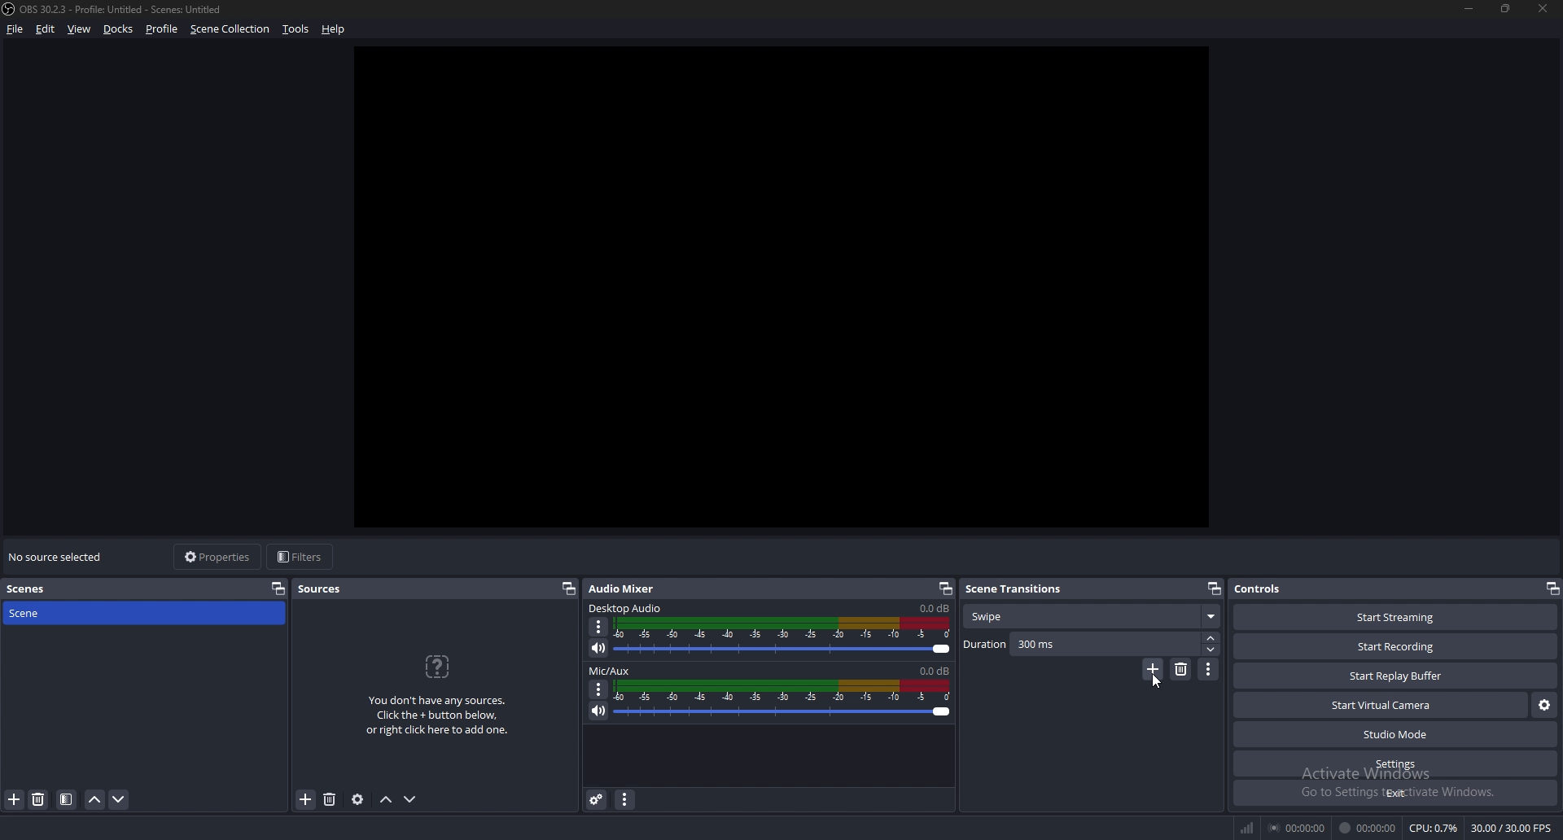 The image size is (1563, 840). Describe the element at coordinates (305, 802) in the screenshot. I see `add source` at that location.